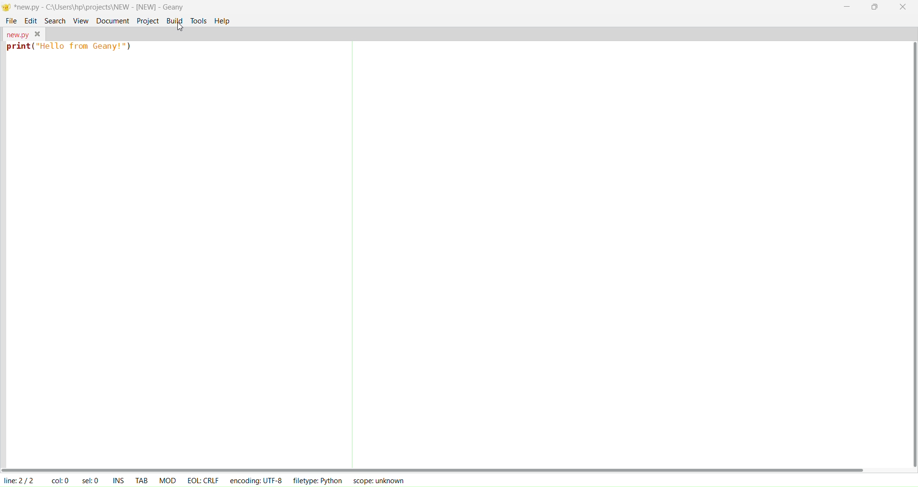 This screenshot has width=918, height=487. What do you see at coordinates (81, 20) in the screenshot?
I see `view` at bounding box center [81, 20].